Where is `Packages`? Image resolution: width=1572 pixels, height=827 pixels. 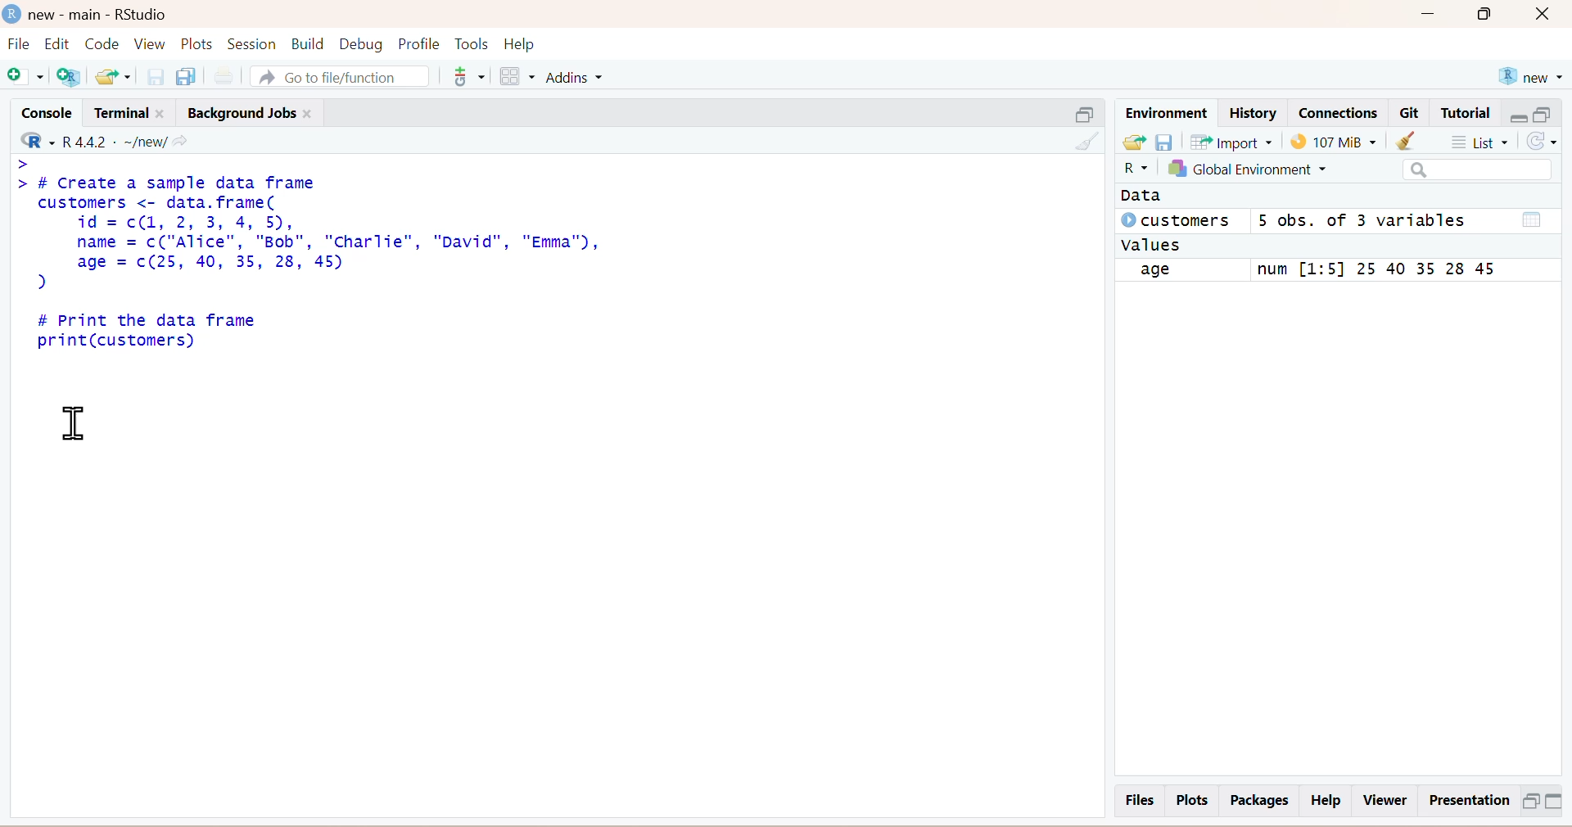
Packages is located at coordinates (1257, 800).